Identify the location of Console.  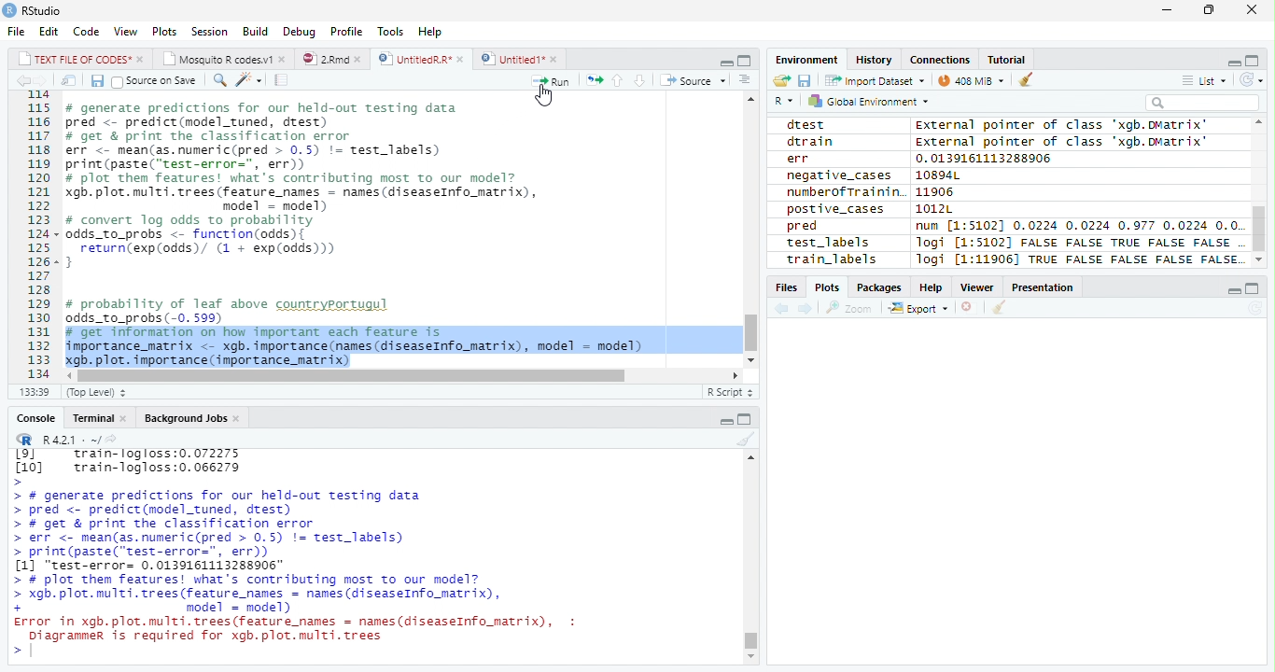
(36, 417).